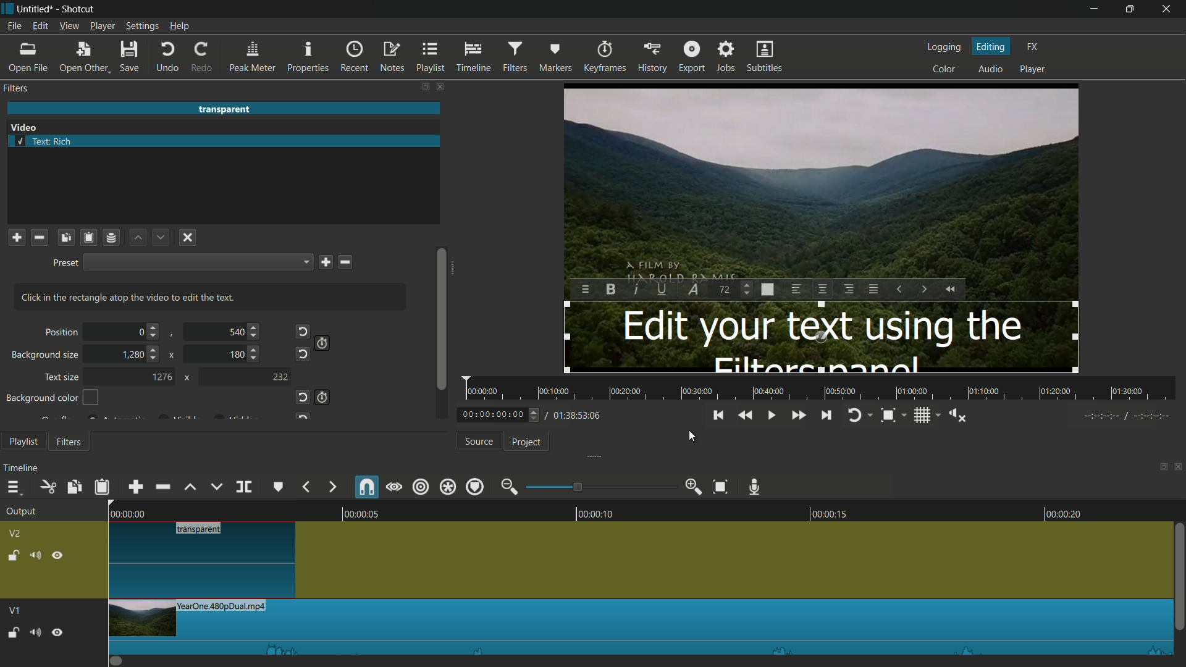 This screenshot has width=1186, height=667. What do you see at coordinates (72, 442) in the screenshot?
I see `filters` at bounding box center [72, 442].